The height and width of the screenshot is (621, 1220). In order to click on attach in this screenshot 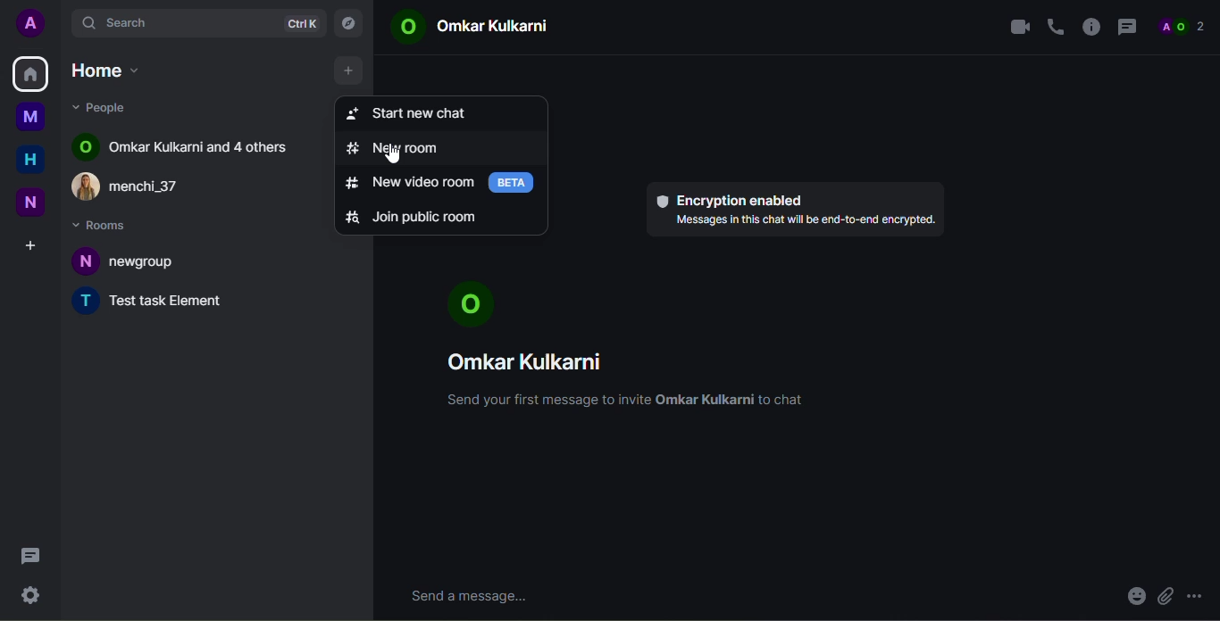, I will do `click(1165, 597)`.